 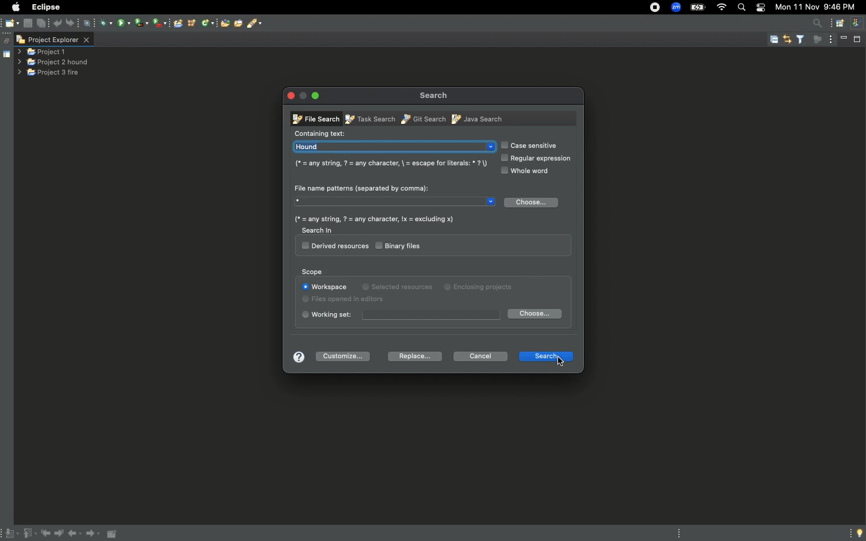 I want to click on run, so click(x=124, y=22).